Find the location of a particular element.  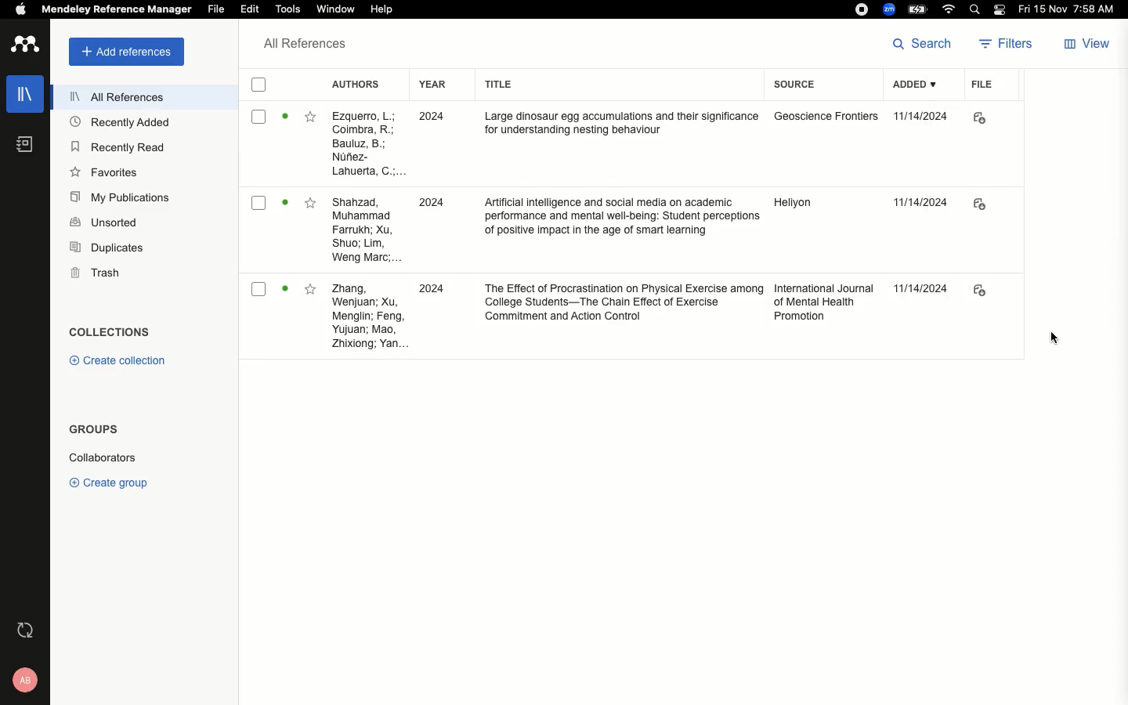

Favorites is located at coordinates (105, 172).